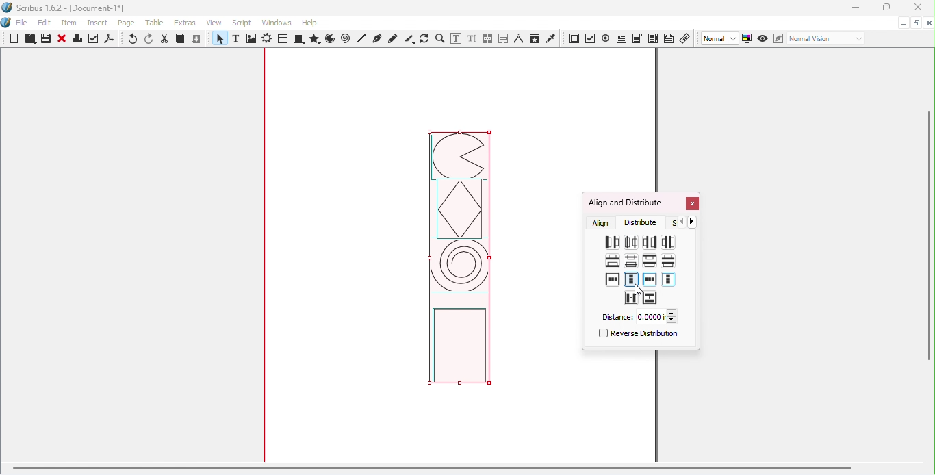 The height and width of the screenshot is (475, 935). Describe the element at coordinates (574, 39) in the screenshot. I see `PDF push button` at that location.